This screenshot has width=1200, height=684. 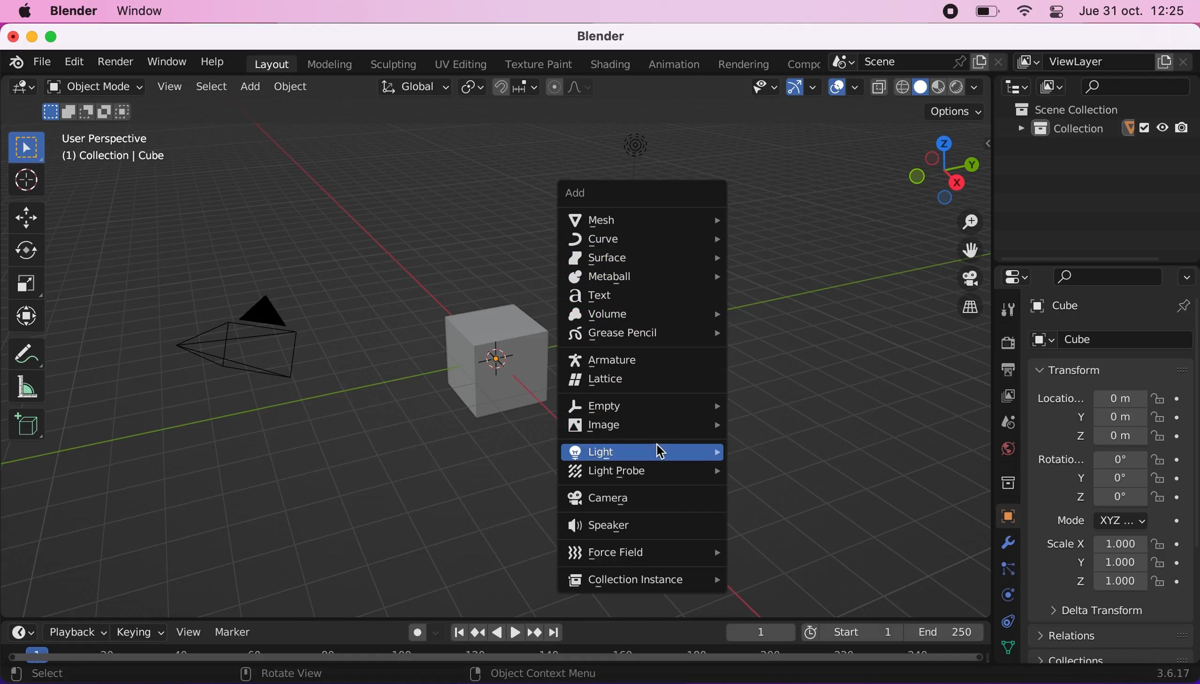 What do you see at coordinates (647, 403) in the screenshot?
I see `empty` at bounding box center [647, 403].